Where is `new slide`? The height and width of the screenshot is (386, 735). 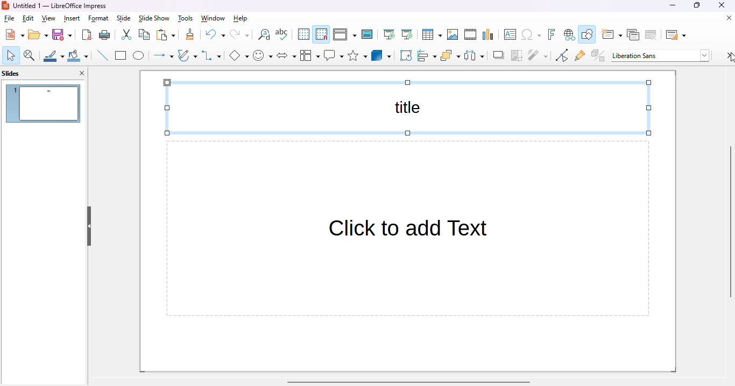
new slide is located at coordinates (612, 34).